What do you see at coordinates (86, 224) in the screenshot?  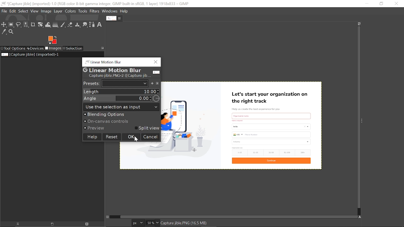 I see `Delete` at bounding box center [86, 224].